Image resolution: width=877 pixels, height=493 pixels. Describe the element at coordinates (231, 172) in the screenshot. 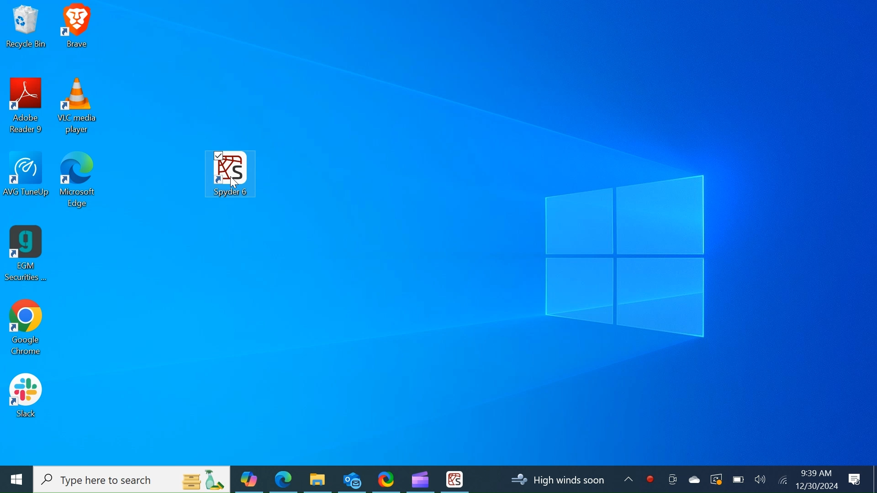

I see `Spyder Desktop Icon` at that location.